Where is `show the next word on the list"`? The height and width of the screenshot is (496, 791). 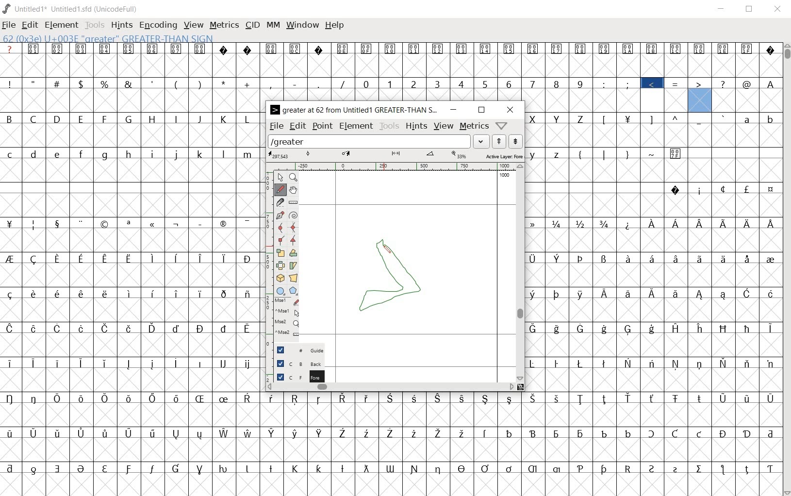 show the next word on the list" is located at coordinates (500, 141).